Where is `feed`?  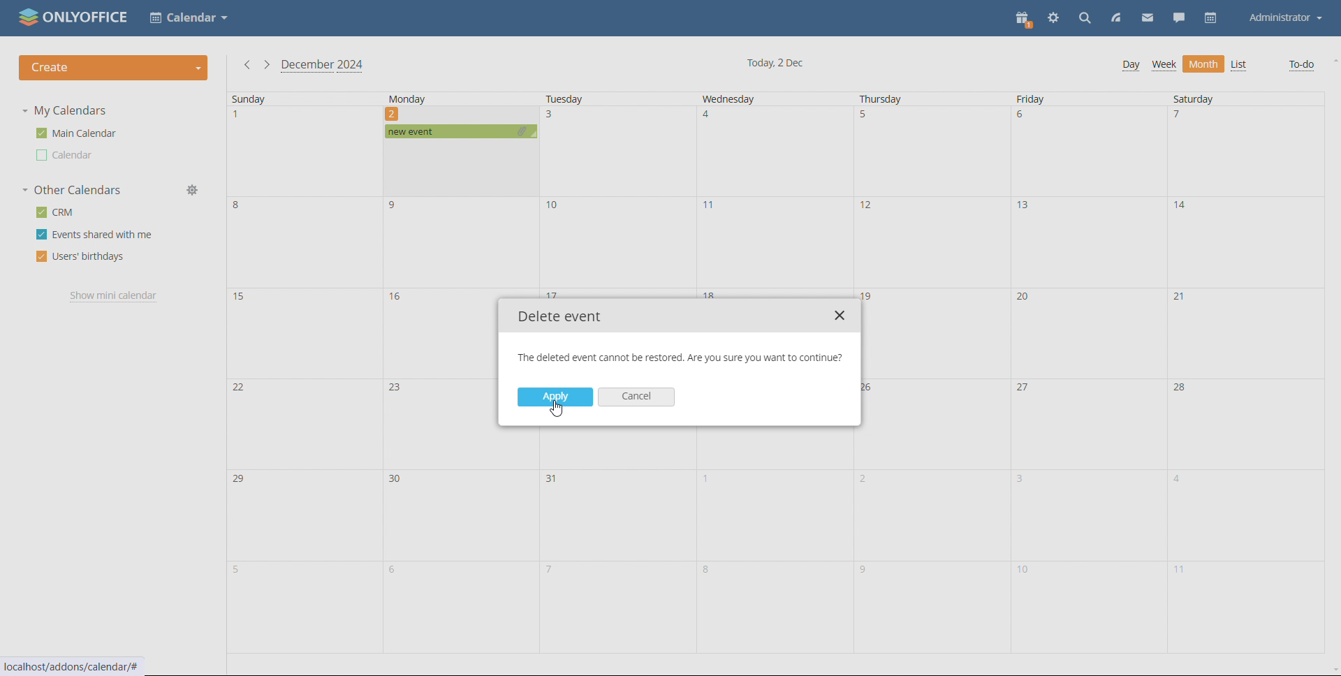 feed is located at coordinates (1113, 18).